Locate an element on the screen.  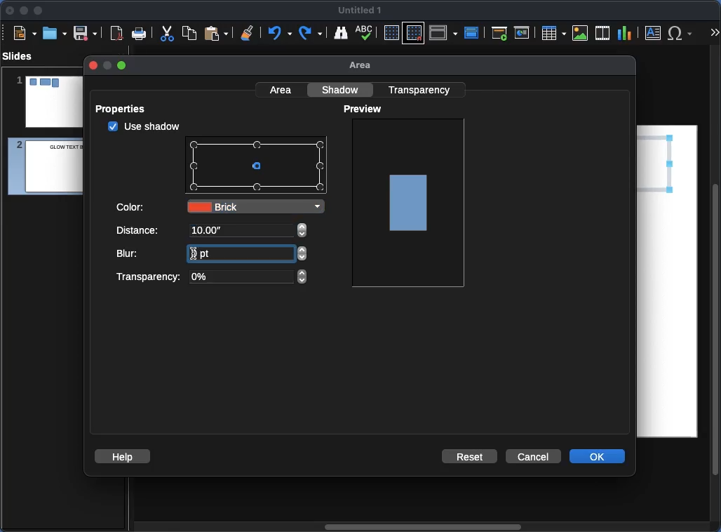
More is located at coordinates (714, 34).